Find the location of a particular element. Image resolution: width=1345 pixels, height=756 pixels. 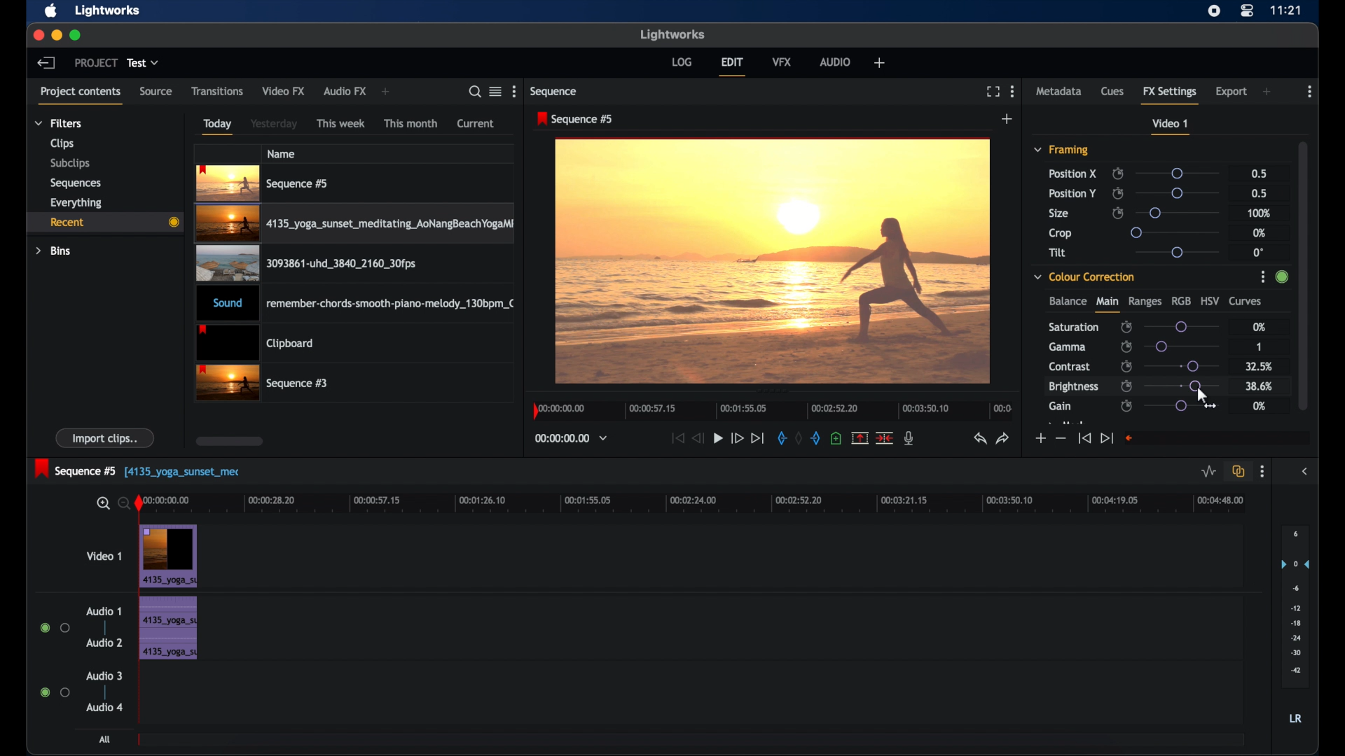

redo is located at coordinates (1004, 438).